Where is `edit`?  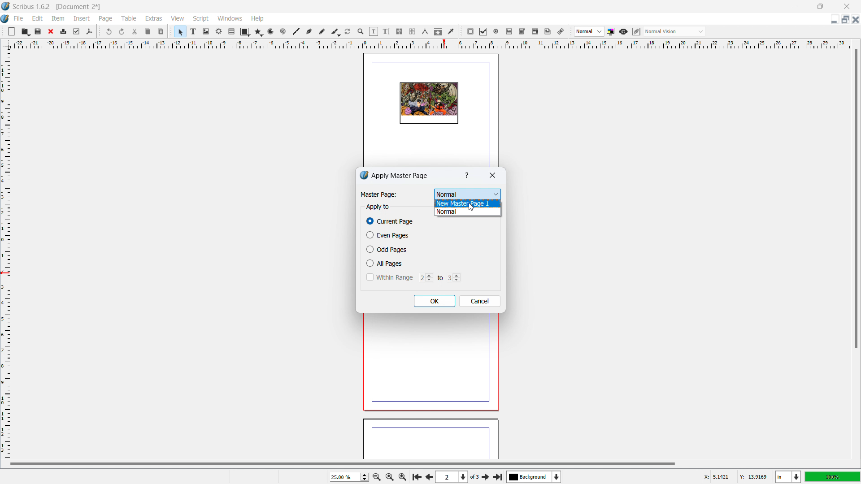 edit is located at coordinates (38, 18).